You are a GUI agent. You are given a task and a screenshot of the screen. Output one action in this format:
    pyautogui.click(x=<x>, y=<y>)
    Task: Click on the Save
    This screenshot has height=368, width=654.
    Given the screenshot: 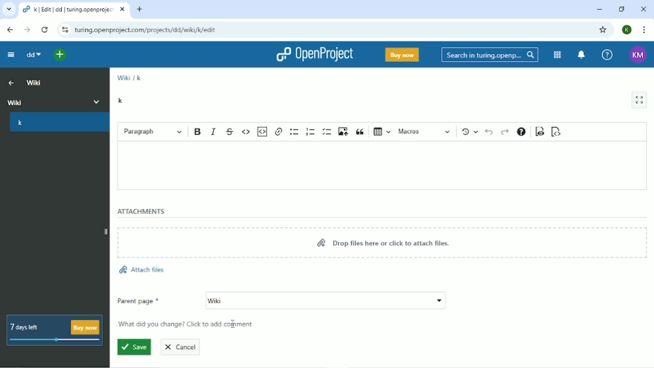 What is the action you would take?
    pyautogui.click(x=134, y=348)
    